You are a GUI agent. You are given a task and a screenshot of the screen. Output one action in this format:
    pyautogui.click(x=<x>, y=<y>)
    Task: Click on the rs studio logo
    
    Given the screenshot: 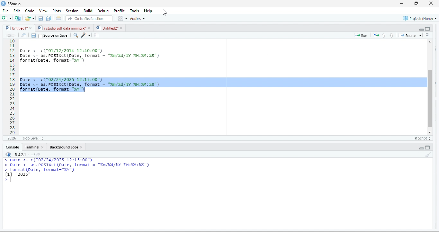 What is the action you would take?
    pyautogui.click(x=9, y=155)
    